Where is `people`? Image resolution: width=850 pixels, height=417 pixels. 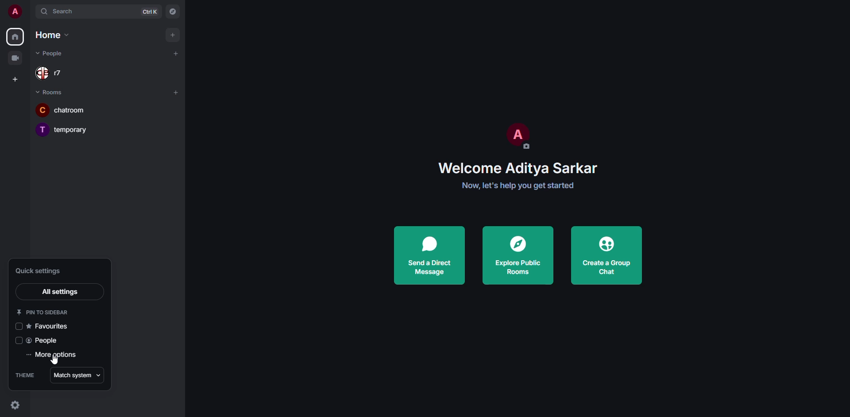
people is located at coordinates (54, 53).